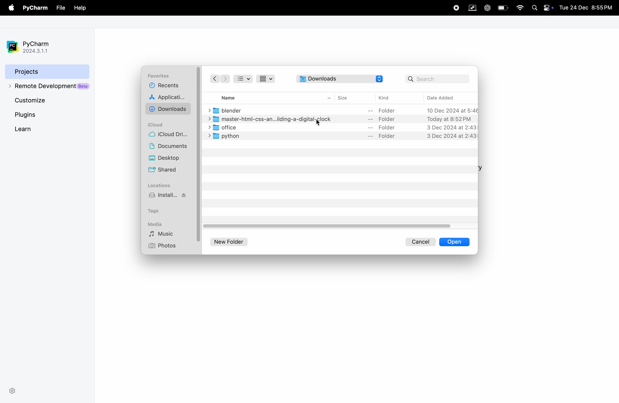 Image resolution: width=619 pixels, height=403 pixels. What do you see at coordinates (340, 128) in the screenshot?
I see `office` at bounding box center [340, 128].